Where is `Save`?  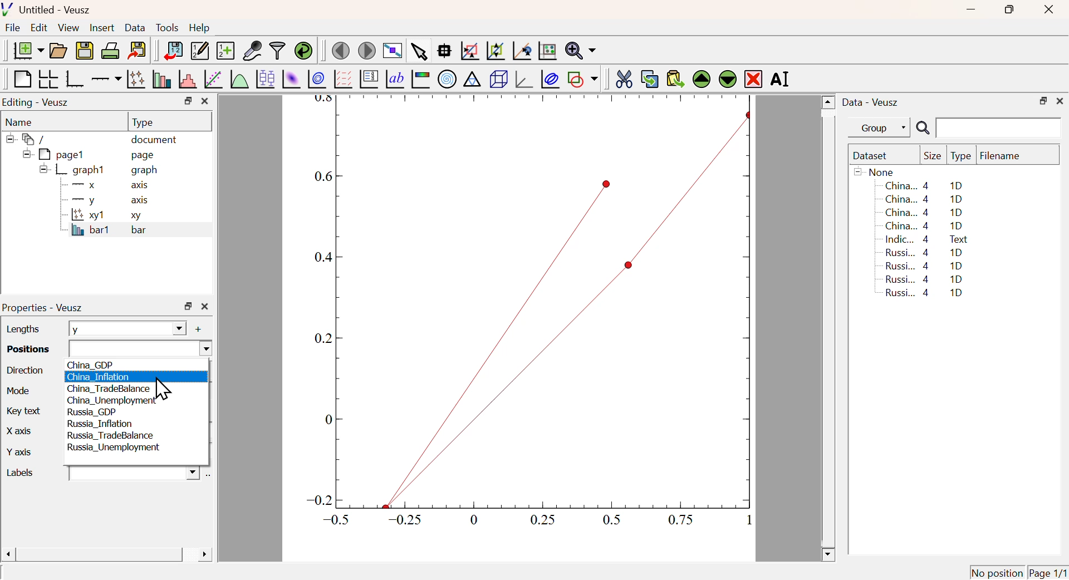 Save is located at coordinates (85, 51).